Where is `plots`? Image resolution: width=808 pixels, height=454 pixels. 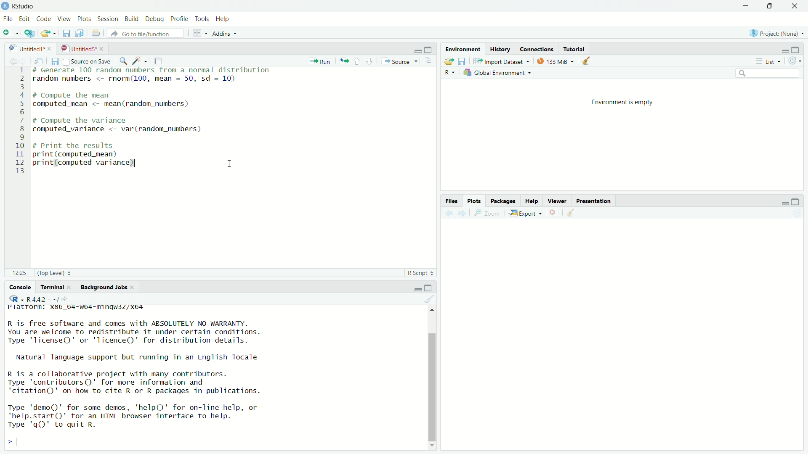 plots is located at coordinates (475, 201).